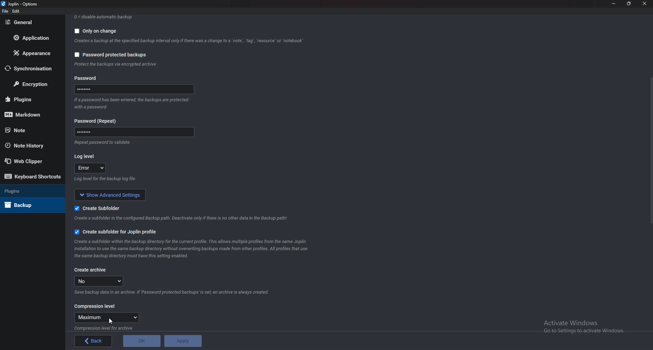 The width and height of the screenshot is (653, 350). Describe the element at coordinates (101, 281) in the screenshot. I see `no` at that location.